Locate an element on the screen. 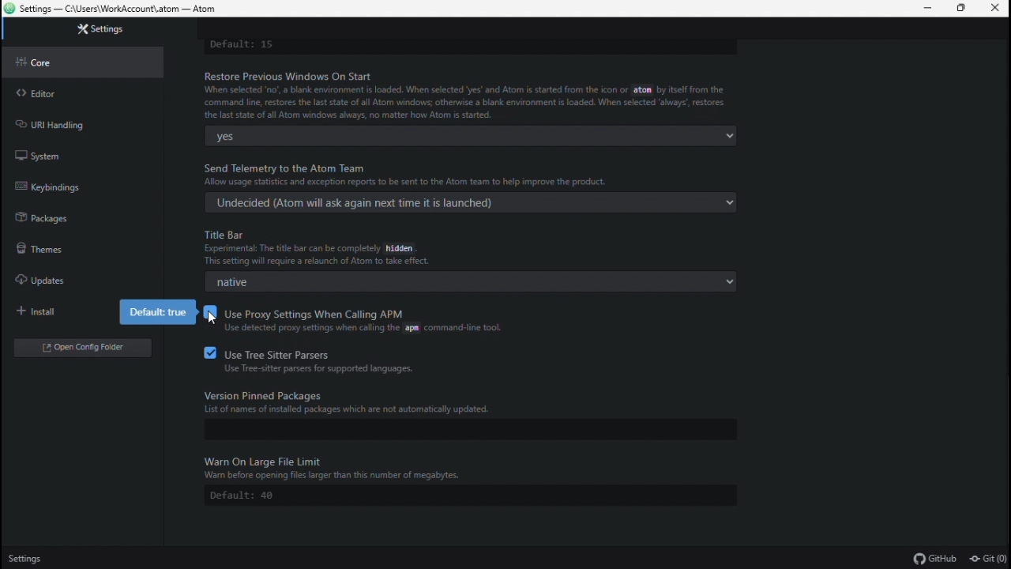 This screenshot has height=569, width=1011. textbox is located at coordinates (453, 430).